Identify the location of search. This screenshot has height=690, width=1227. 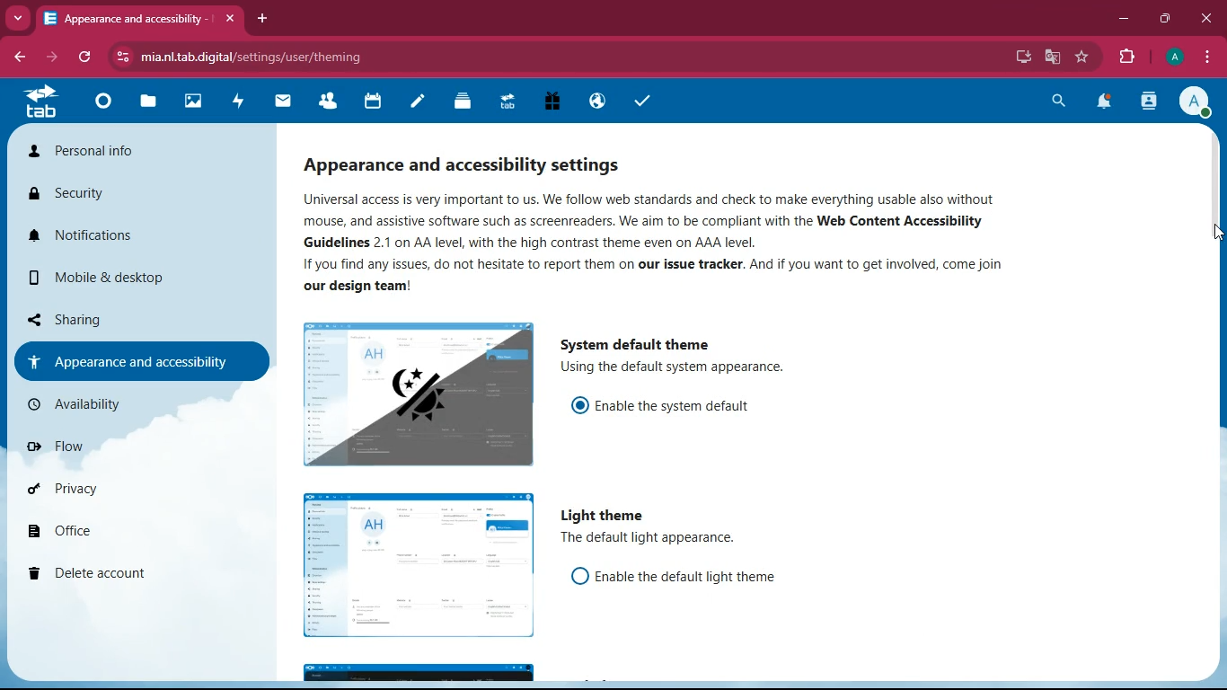
(1061, 101).